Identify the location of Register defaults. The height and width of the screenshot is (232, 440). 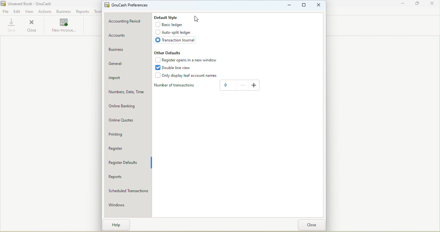
(126, 164).